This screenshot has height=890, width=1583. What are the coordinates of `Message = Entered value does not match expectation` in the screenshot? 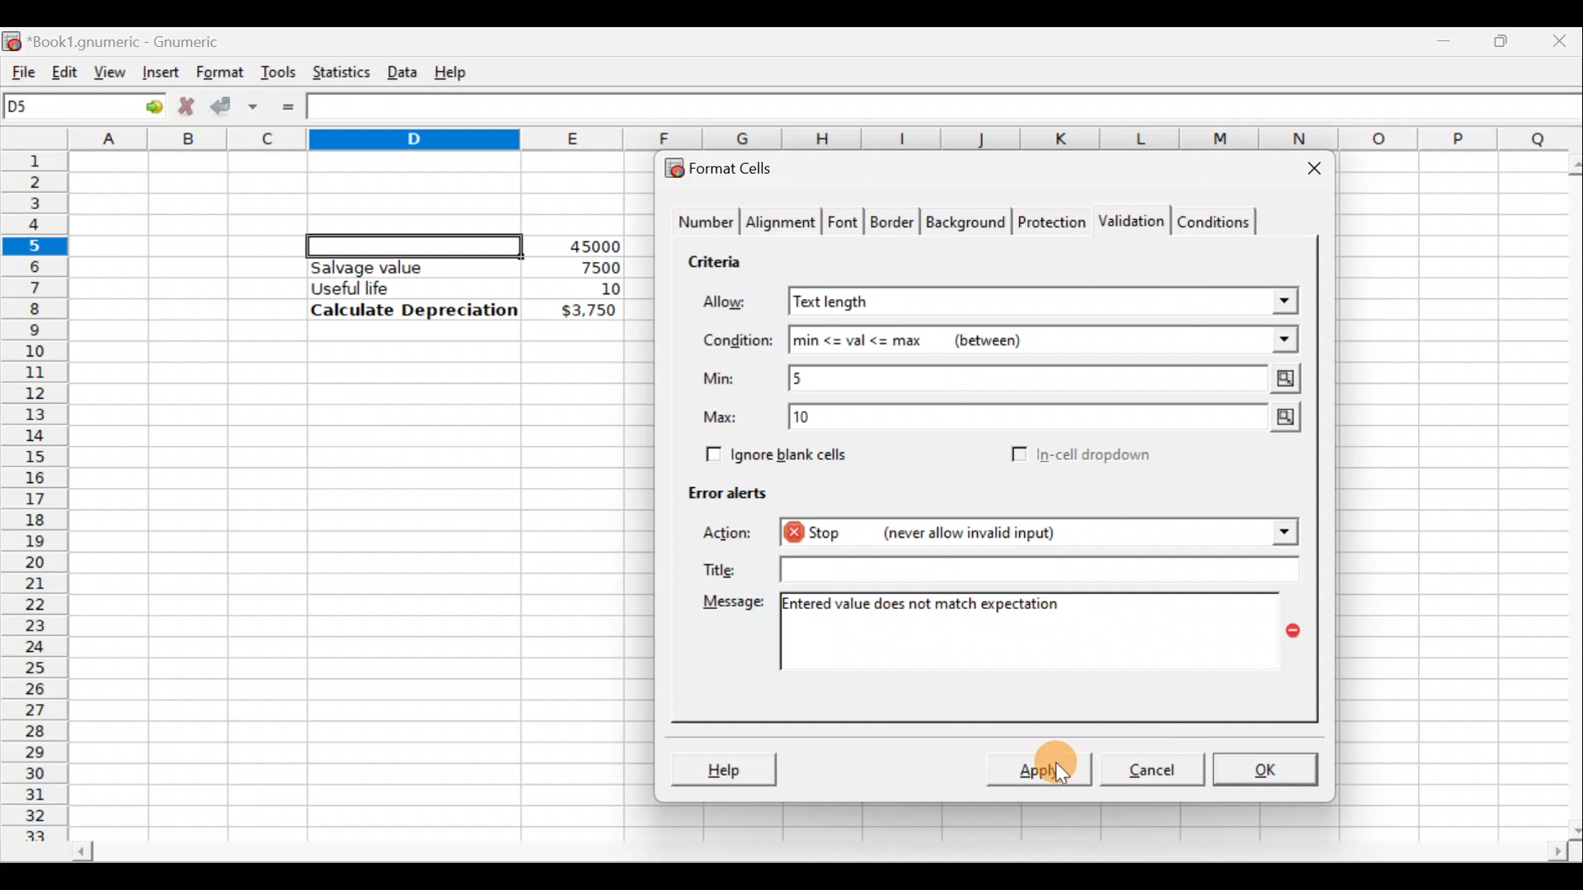 It's located at (1037, 631).